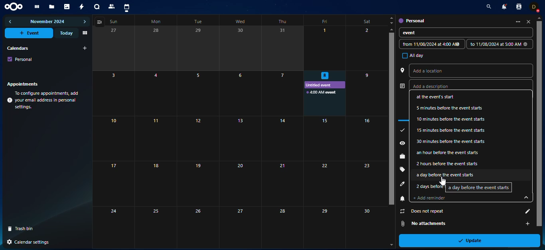  What do you see at coordinates (48, 22) in the screenshot?
I see `november` at bounding box center [48, 22].